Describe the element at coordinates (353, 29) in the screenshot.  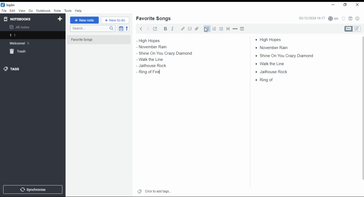
I see `toggle editors` at that location.